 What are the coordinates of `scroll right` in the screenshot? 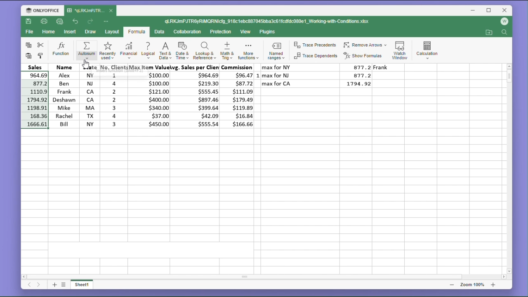 It's located at (503, 277).